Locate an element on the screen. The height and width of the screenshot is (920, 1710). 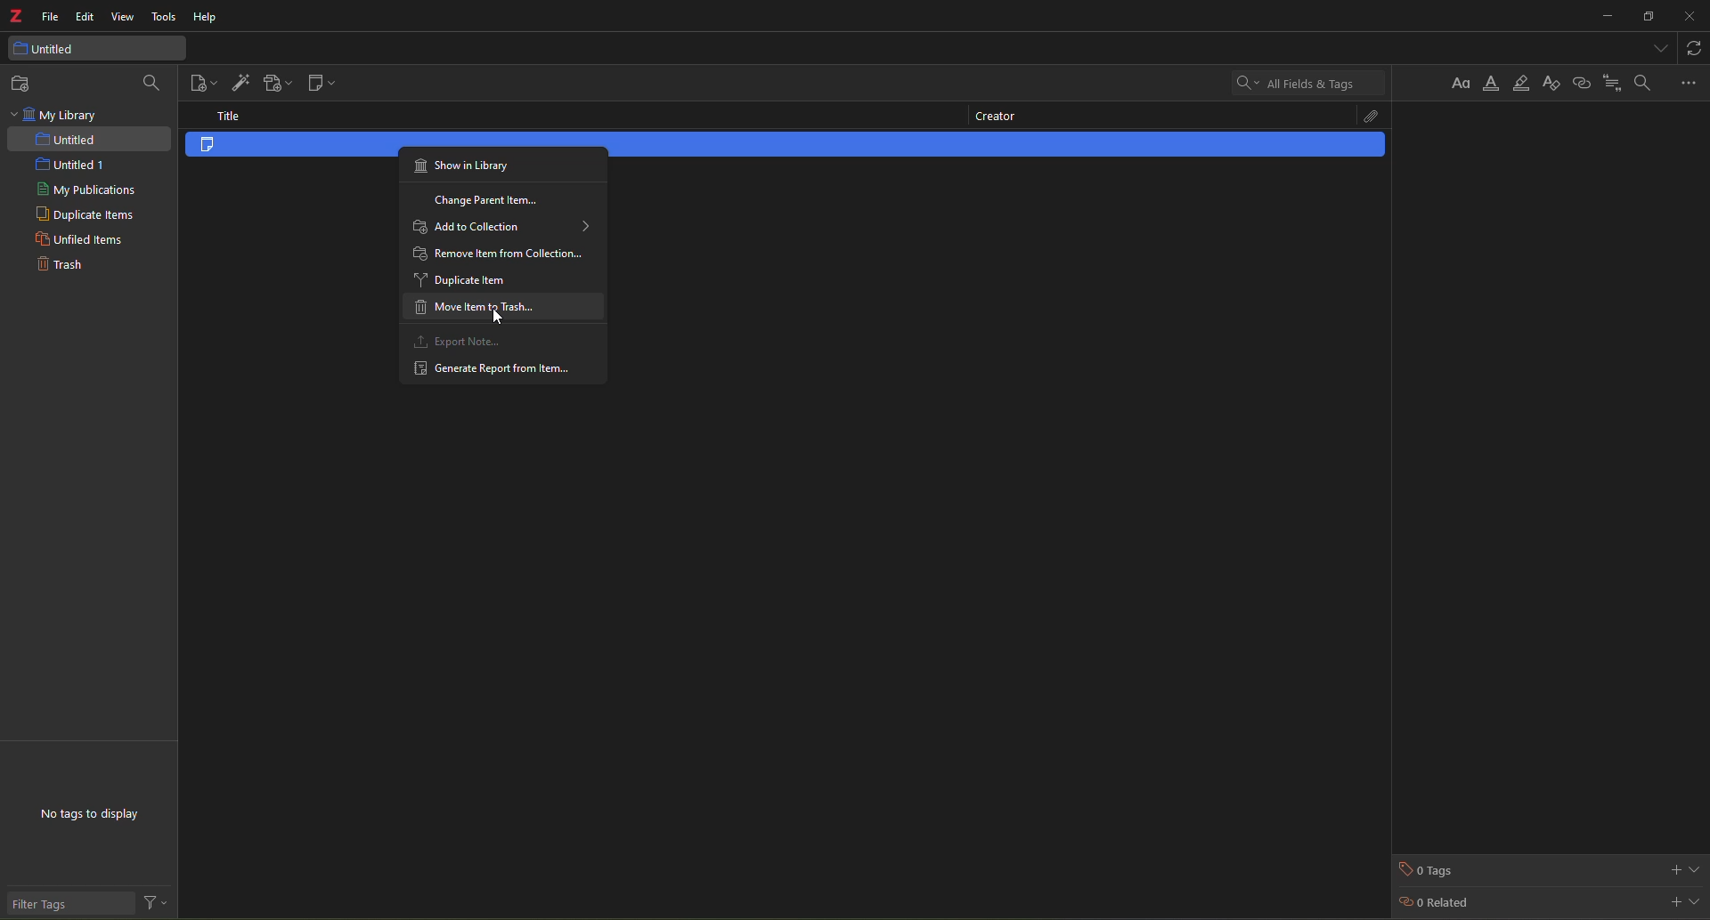
search is located at coordinates (1305, 83).